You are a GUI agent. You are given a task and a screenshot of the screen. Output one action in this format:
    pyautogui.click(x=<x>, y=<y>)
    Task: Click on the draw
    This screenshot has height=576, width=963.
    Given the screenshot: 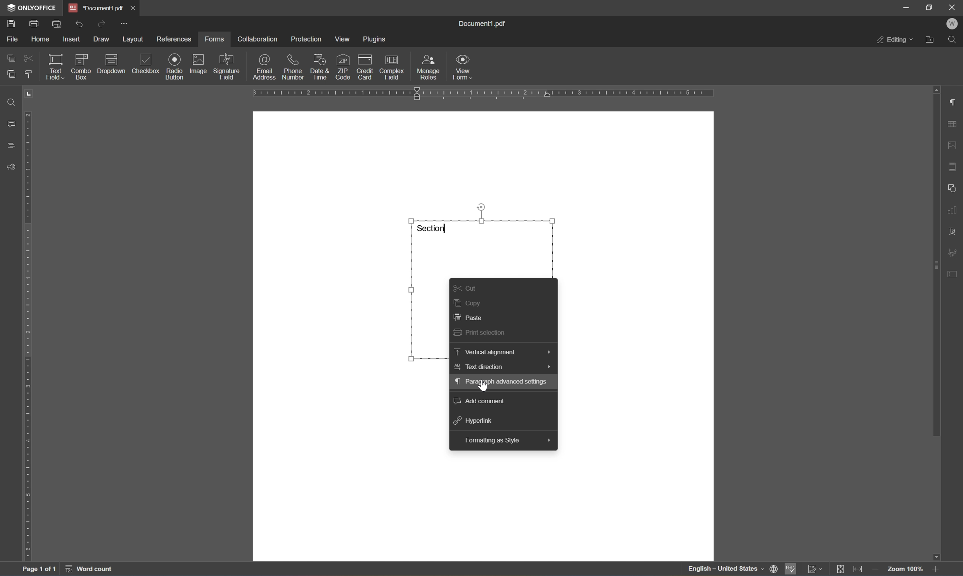 What is the action you would take?
    pyautogui.click(x=102, y=39)
    